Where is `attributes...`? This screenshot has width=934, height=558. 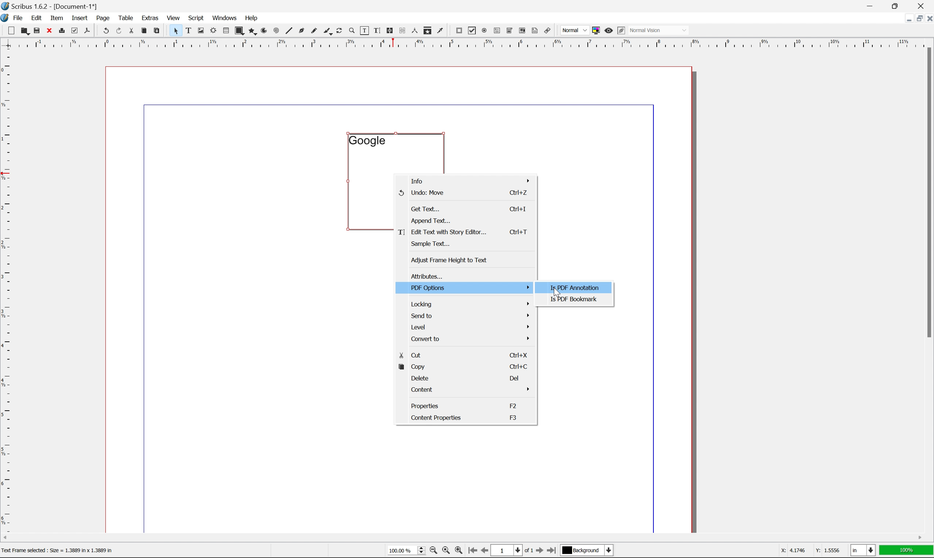 attributes... is located at coordinates (425, 277).